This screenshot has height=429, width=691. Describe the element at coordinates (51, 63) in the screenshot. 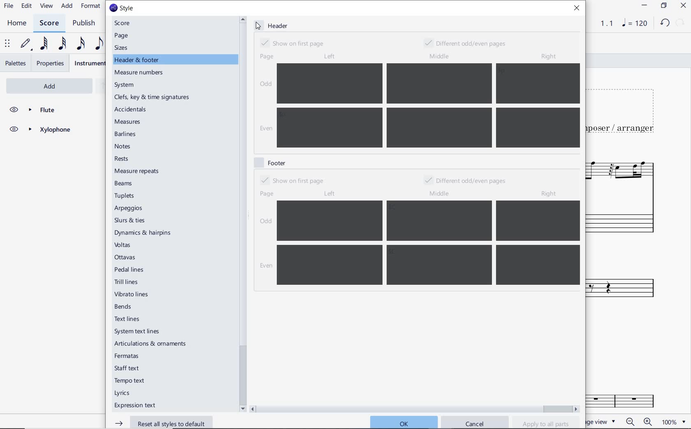

I see `PROPERTIES` at that location.